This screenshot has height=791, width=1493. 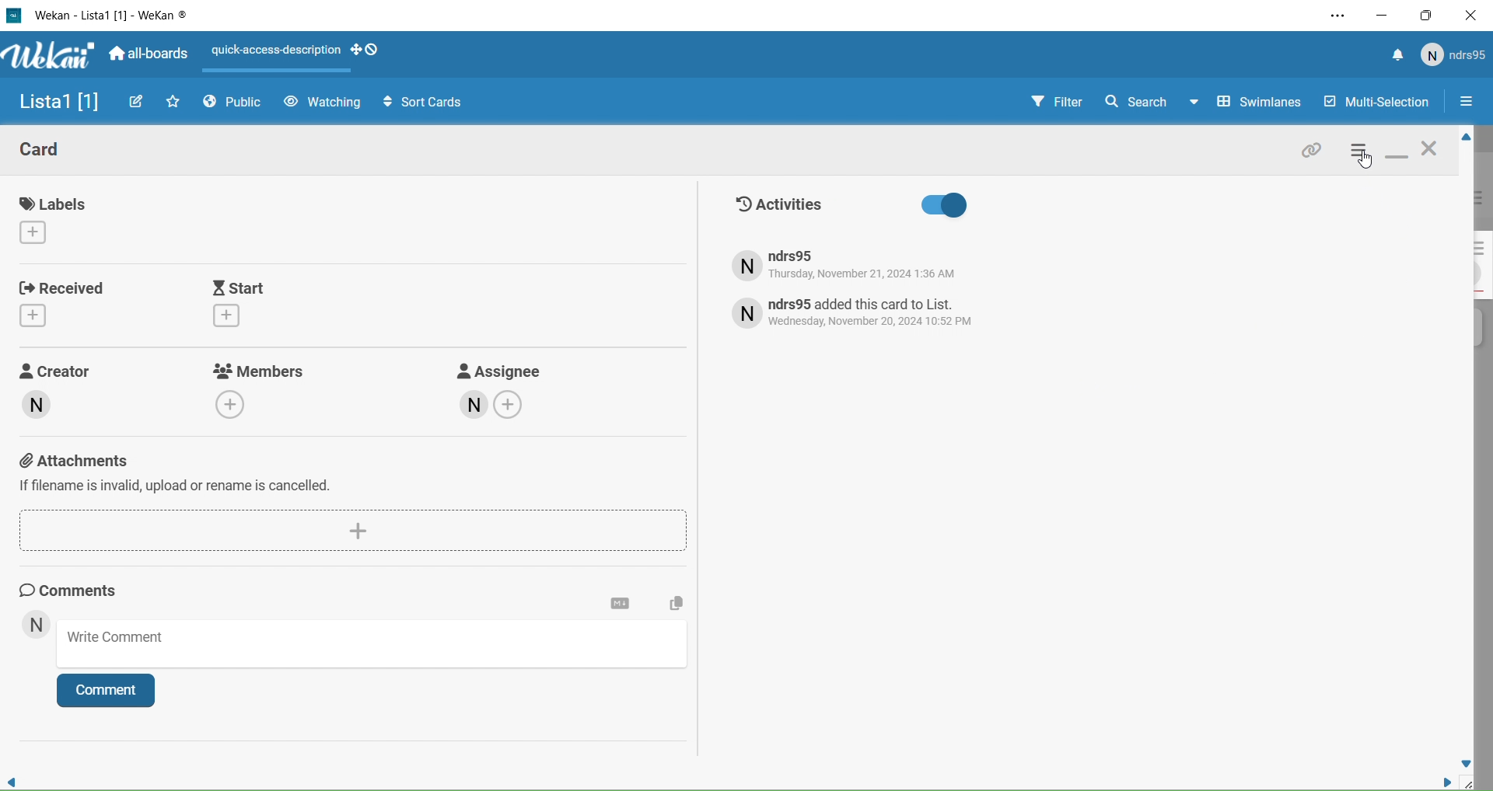 What do you see at coordinates (849, 267) in the screenshot?
I see `activity` at bounding box center [849, 267].